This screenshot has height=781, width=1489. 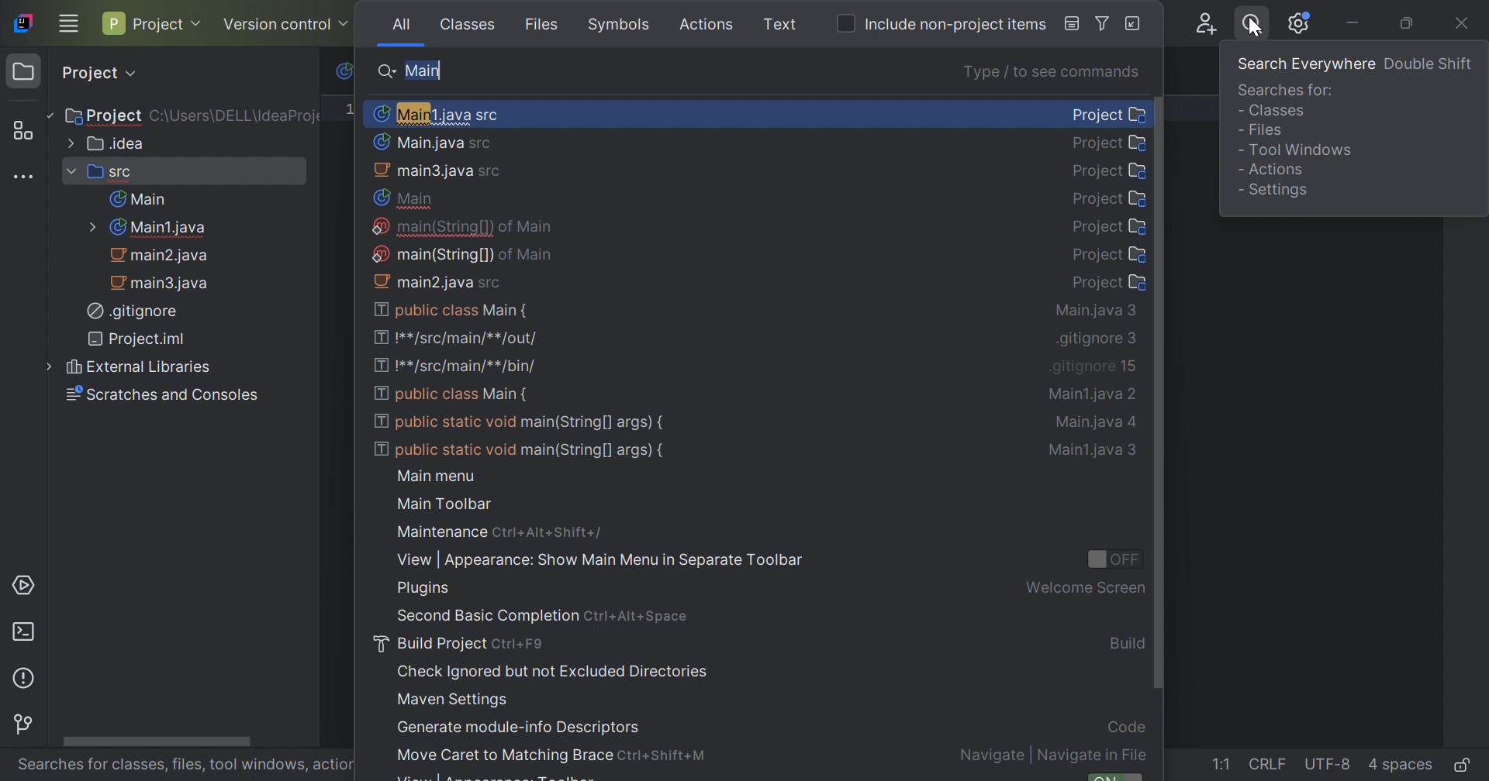 I want to click on Terminal, so click(x=23, y=635).